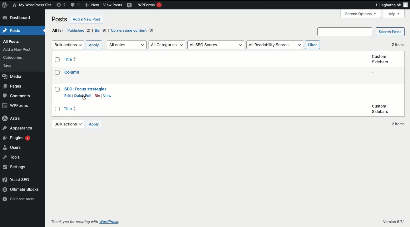 The height and width of the screenshot is (227, 410). Describe the element at coordinates (84, 97) in the screenshot. I see `cursor` at that location.